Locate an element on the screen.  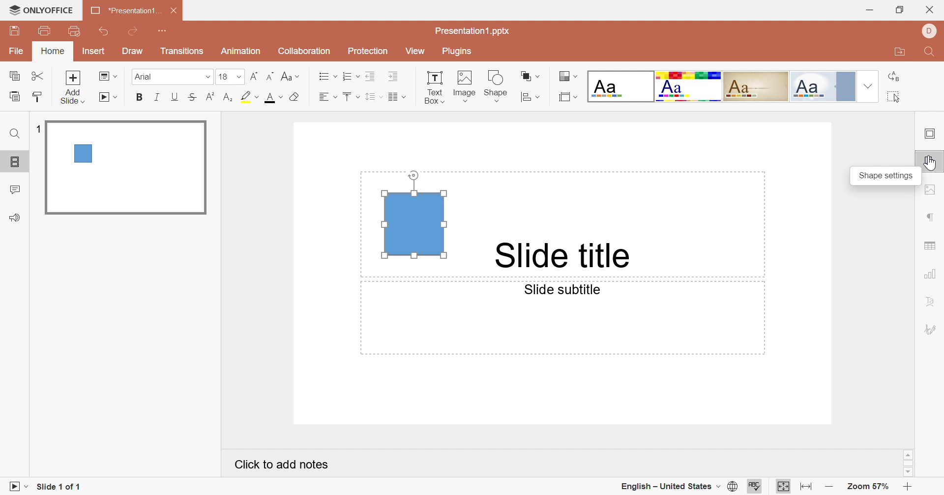
comments is located at coordinates (17, 189).